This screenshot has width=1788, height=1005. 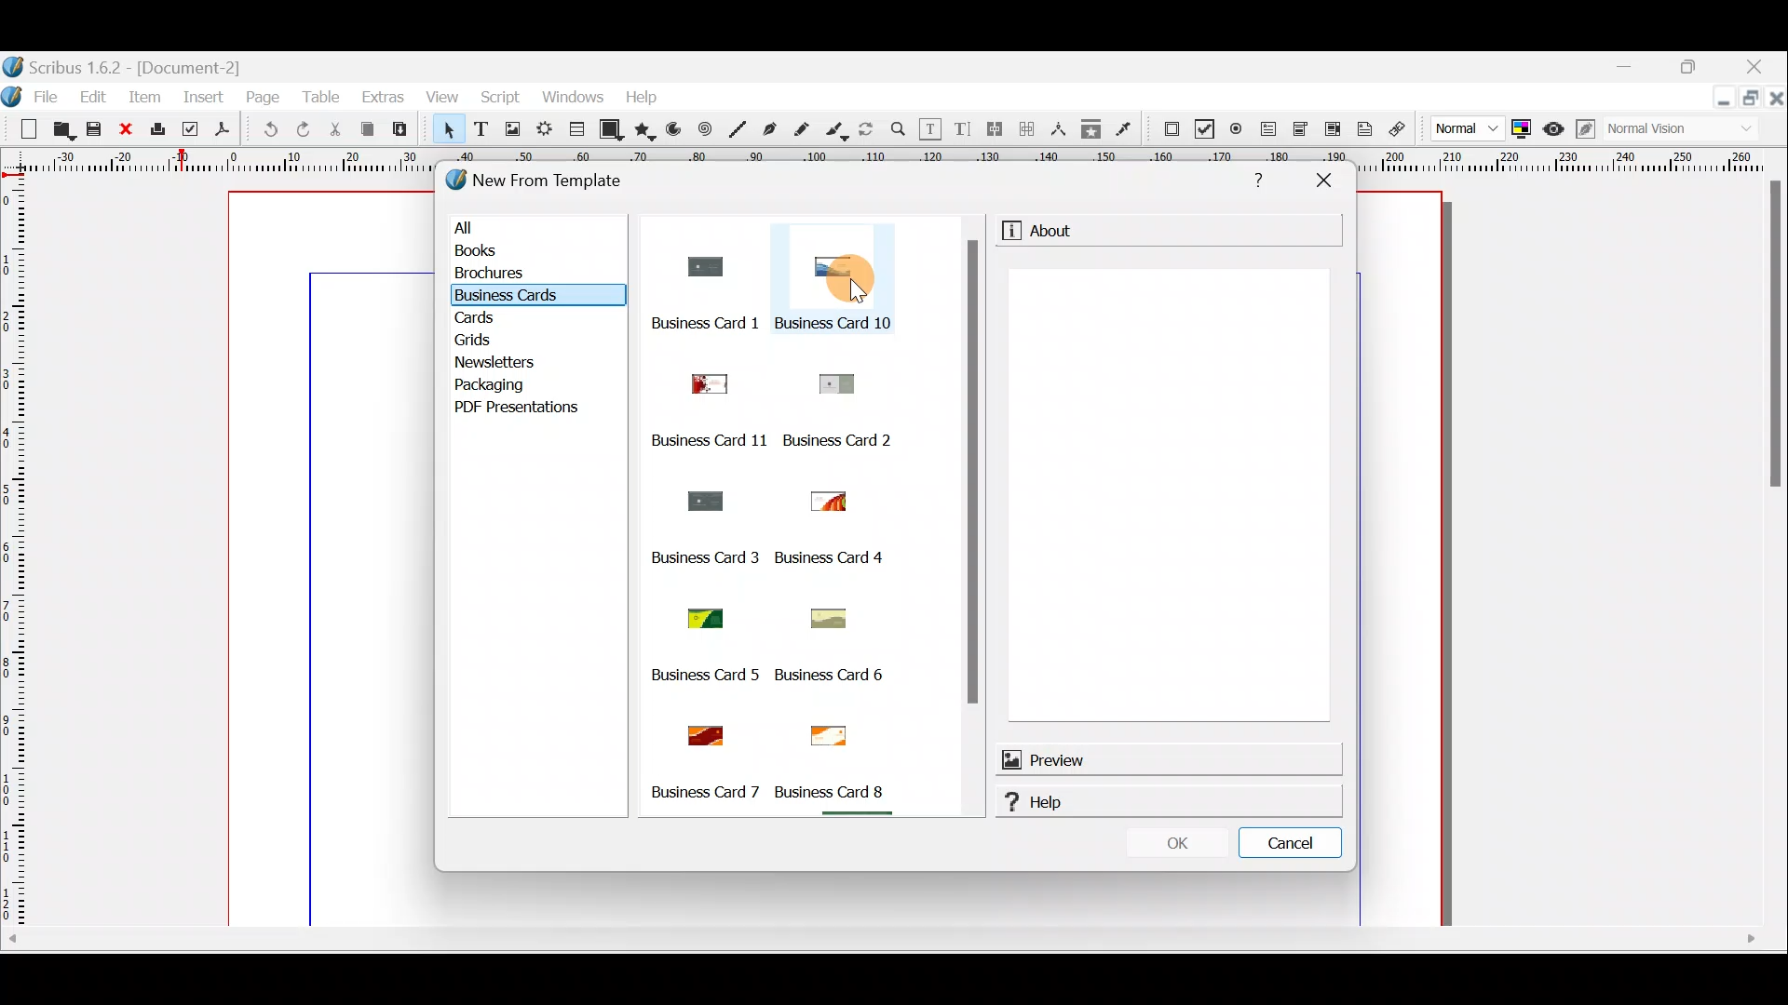 I want to click on Edit in preview mode, so click(x=1583, y=131).